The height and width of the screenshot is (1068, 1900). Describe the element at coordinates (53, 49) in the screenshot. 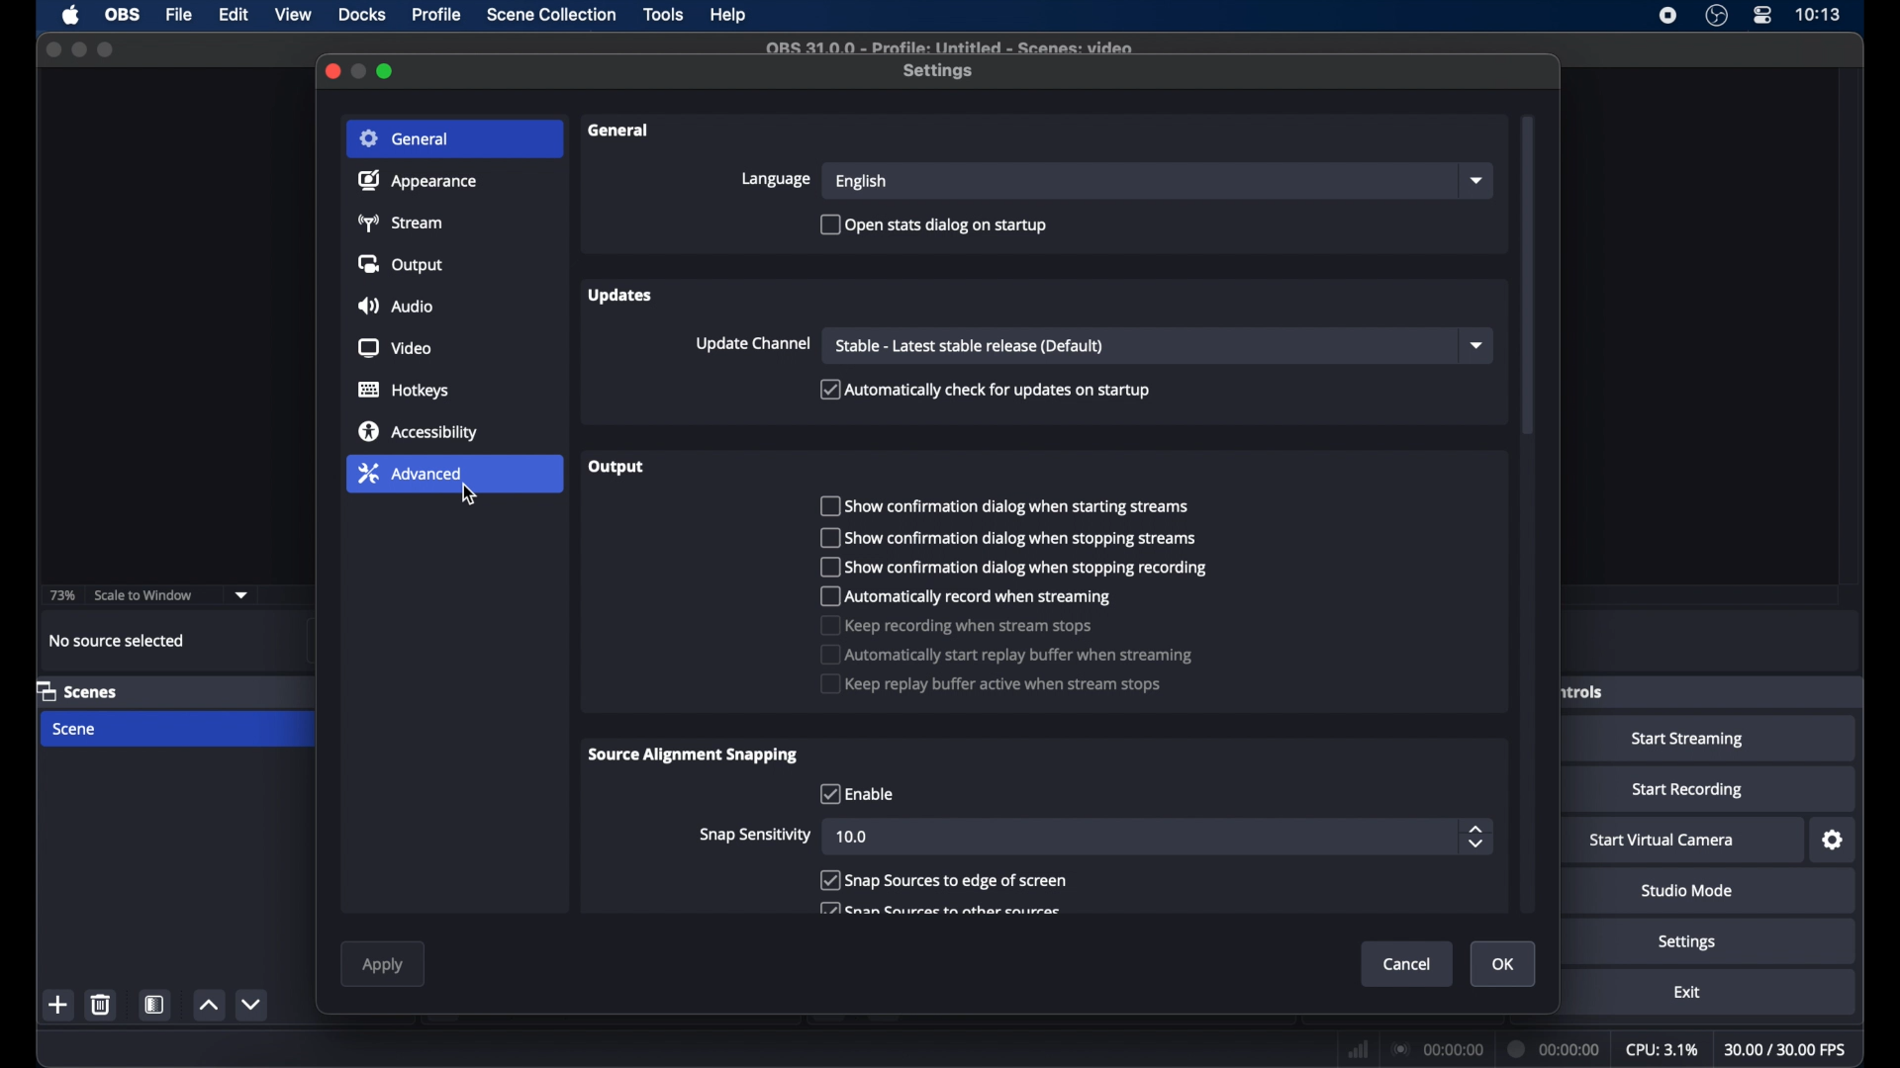

I see `close` at that location.